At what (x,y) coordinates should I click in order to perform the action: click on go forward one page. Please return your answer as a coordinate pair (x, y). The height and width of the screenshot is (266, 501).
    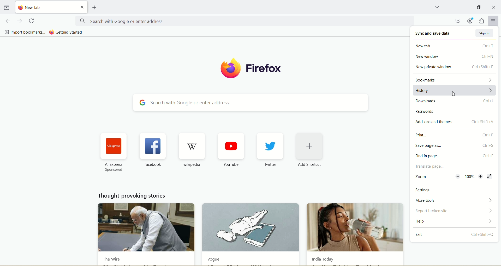
    Looking at the image, I should click on (19, 21).